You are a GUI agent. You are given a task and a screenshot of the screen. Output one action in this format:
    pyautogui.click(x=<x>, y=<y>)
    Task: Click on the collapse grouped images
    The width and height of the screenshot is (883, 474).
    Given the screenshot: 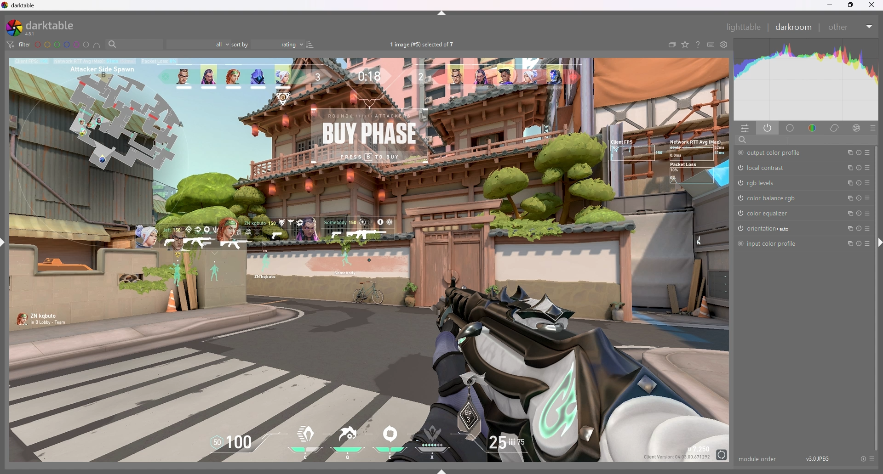 What is the action you would take?
    pyautogui.click(x=672, y=45)
    